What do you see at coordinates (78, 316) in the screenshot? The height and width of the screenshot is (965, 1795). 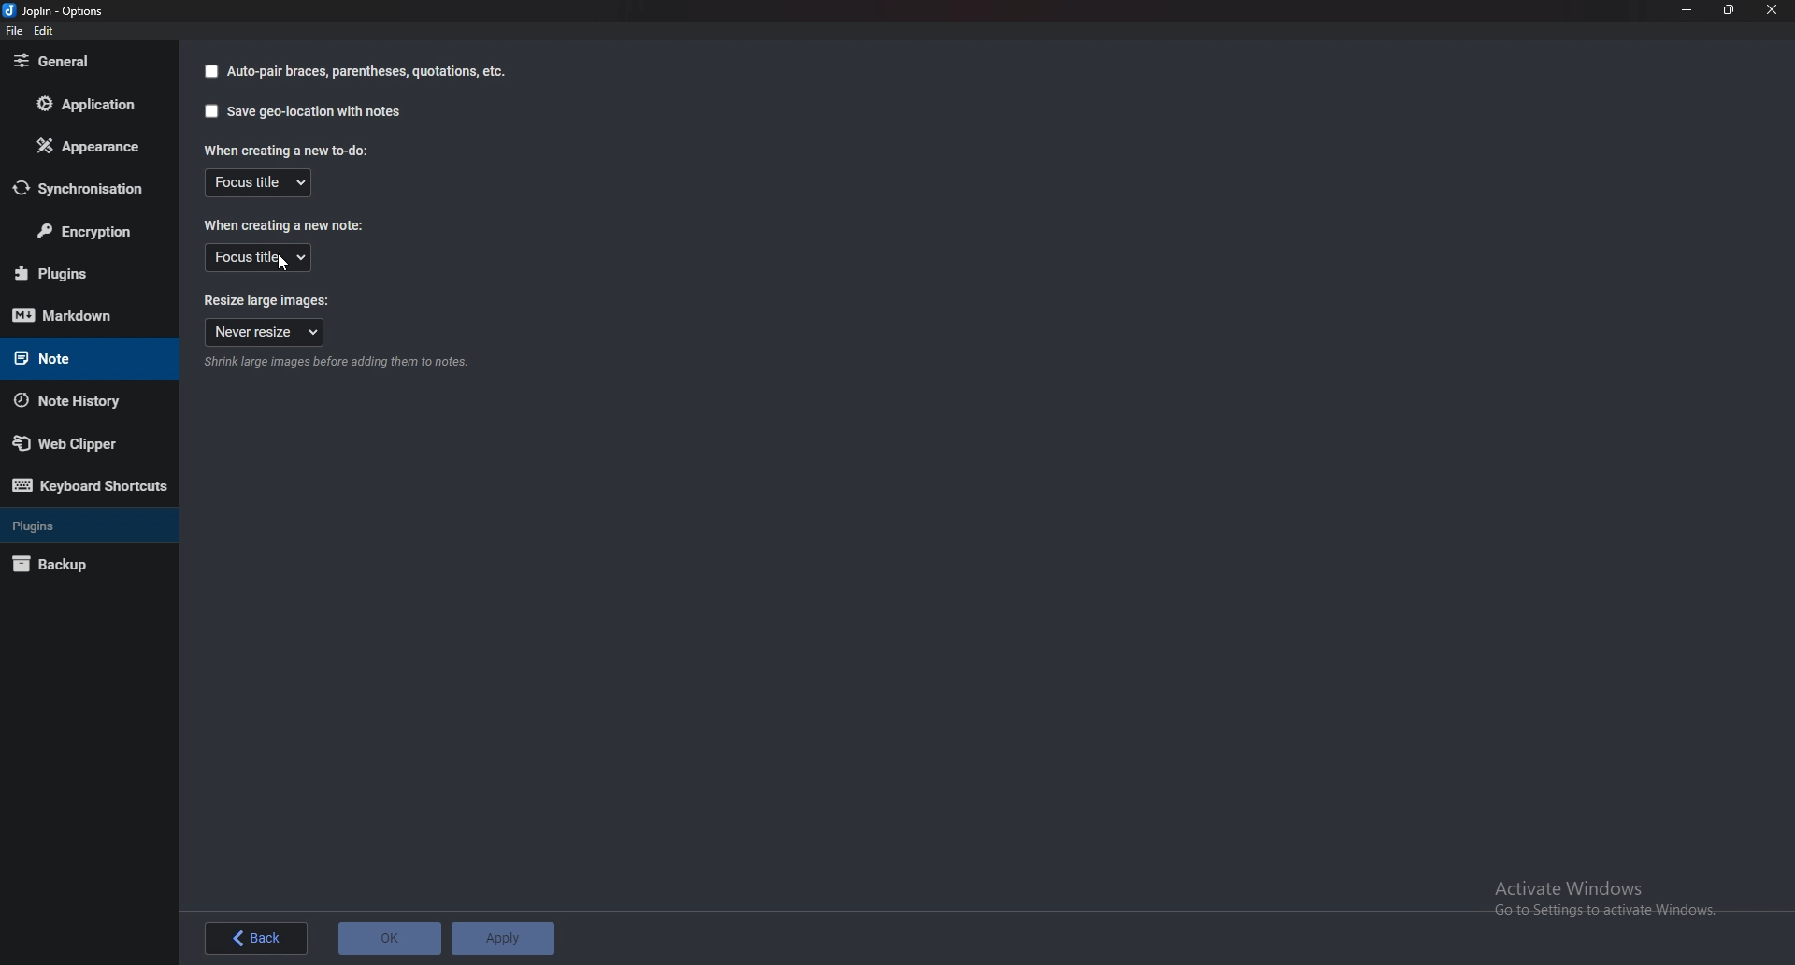 I see `mark down` at bounding box center [78, 316].